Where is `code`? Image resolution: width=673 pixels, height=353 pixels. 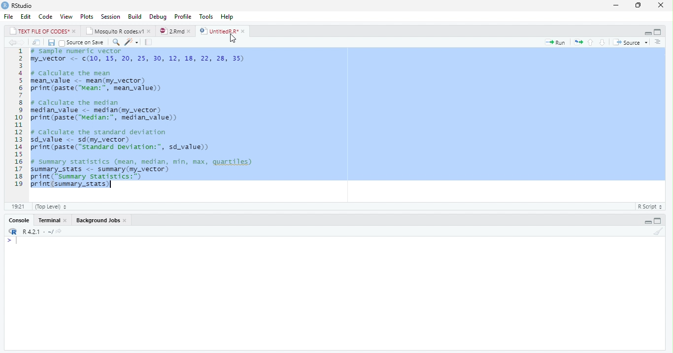 code is located at coordinates (46, 16).